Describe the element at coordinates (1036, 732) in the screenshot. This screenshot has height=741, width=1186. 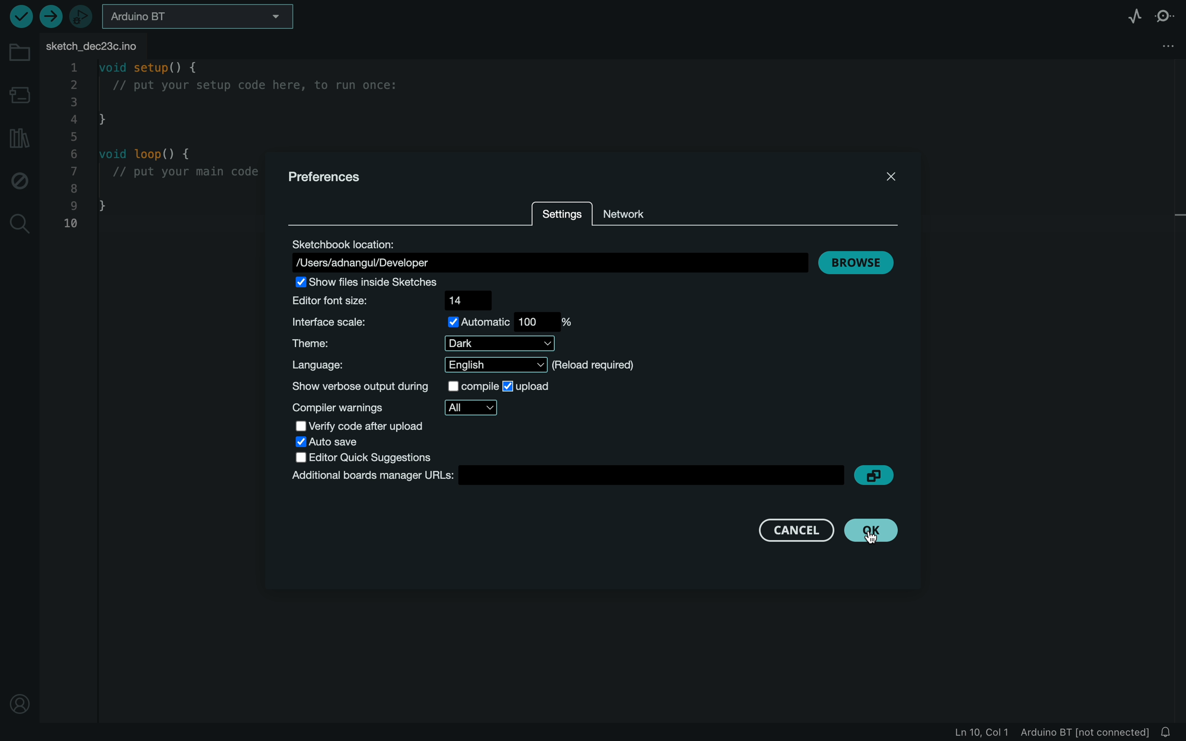
I see `file information` at that location.